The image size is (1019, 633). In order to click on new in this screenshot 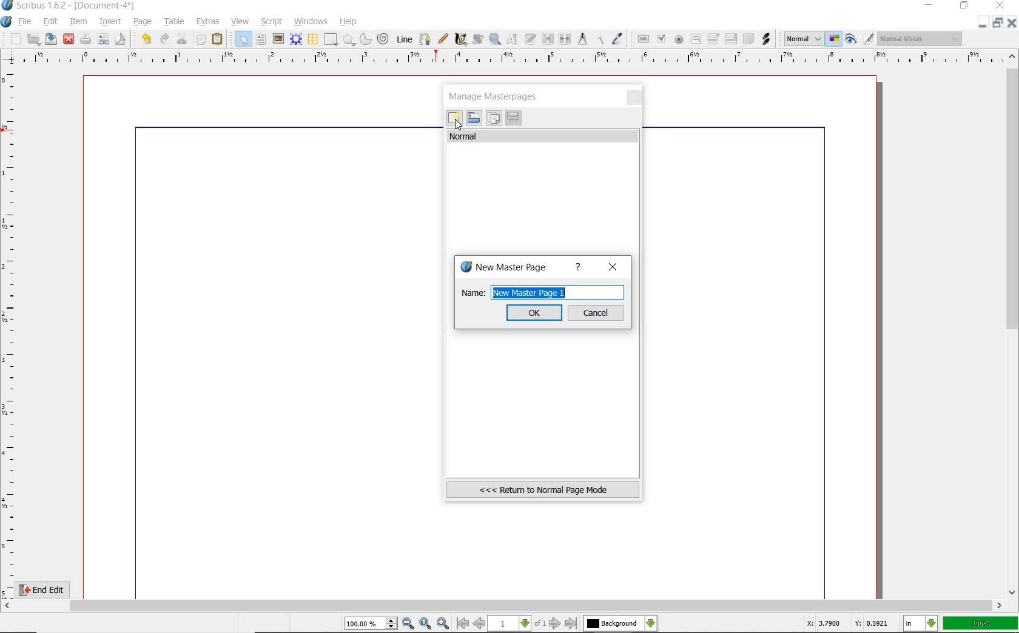, I will do `click(454, 119)`.